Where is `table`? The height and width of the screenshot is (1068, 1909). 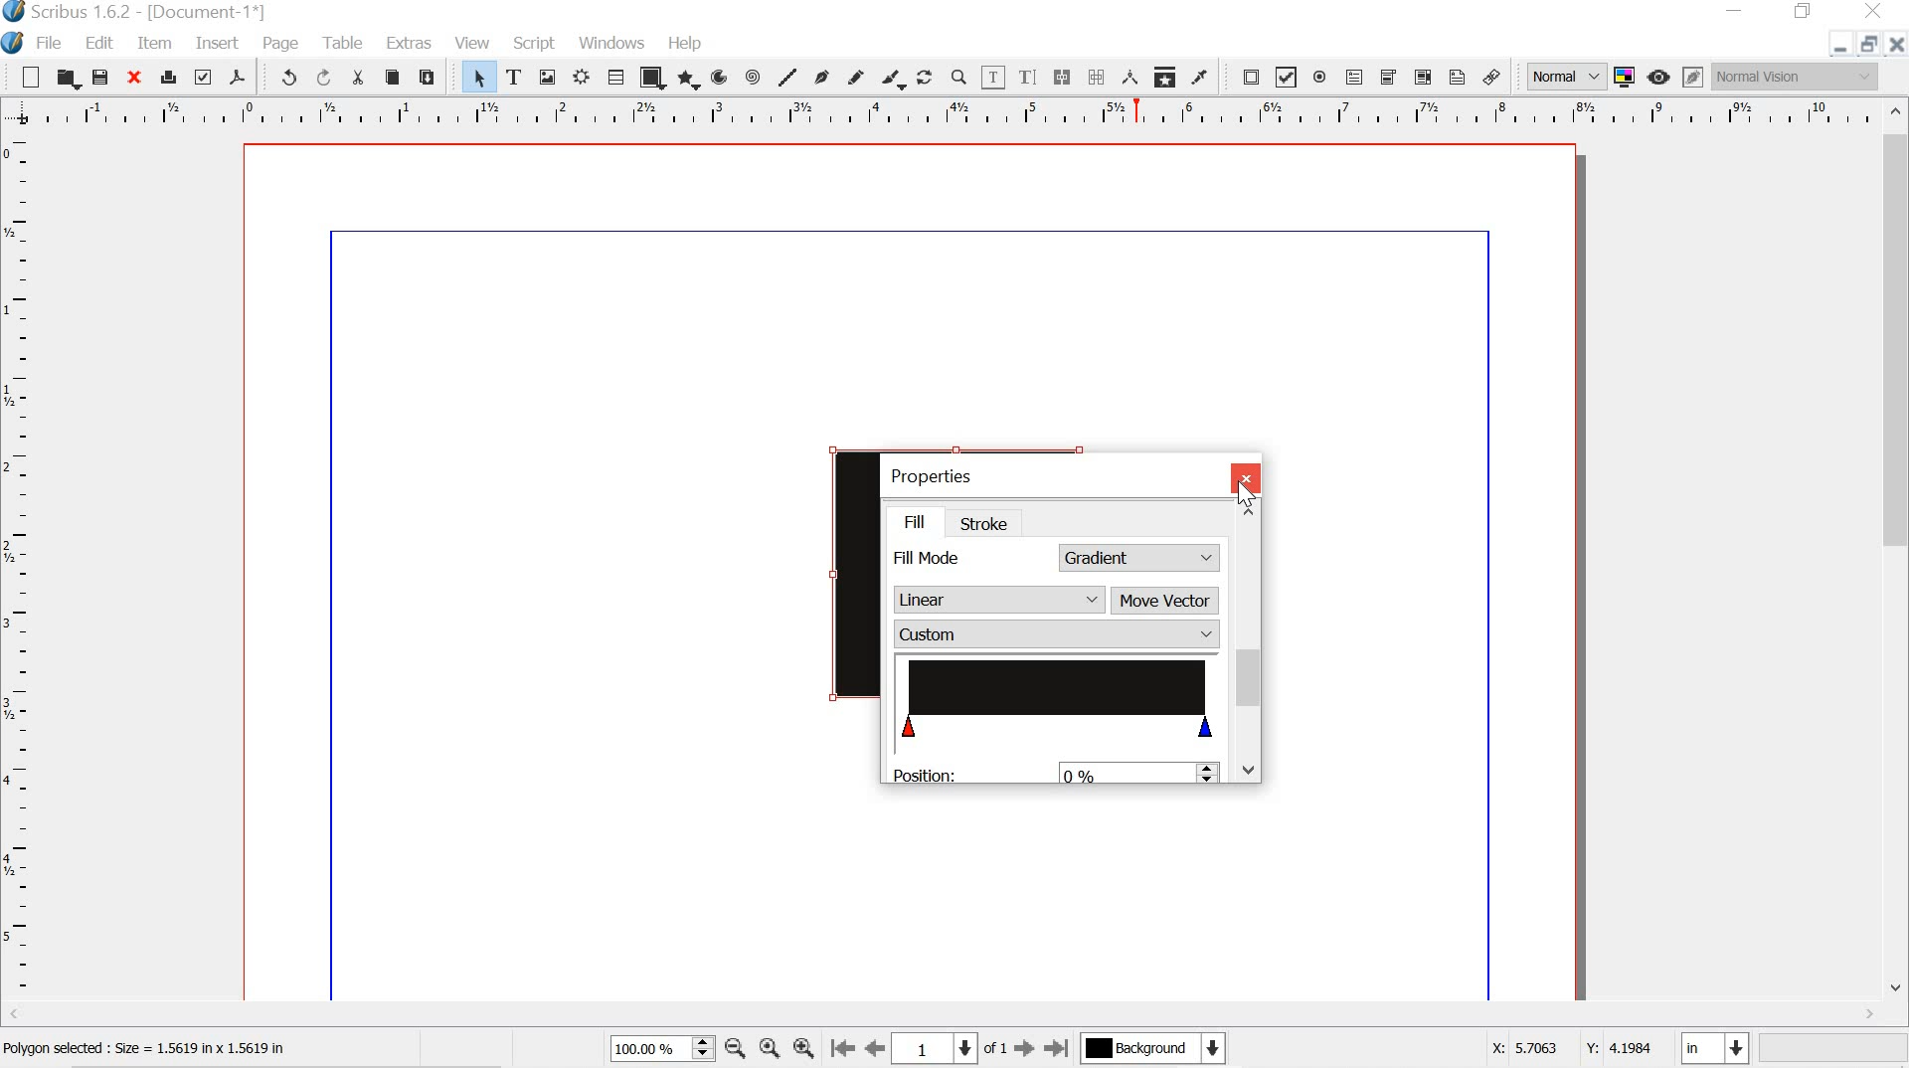 table is located at coordinates (615, 77).